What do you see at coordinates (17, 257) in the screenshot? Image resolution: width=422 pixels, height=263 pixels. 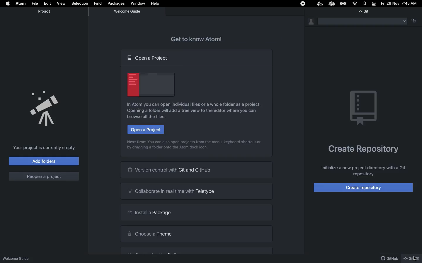 I see `Welcome guide` at bounding box center [17, 257].